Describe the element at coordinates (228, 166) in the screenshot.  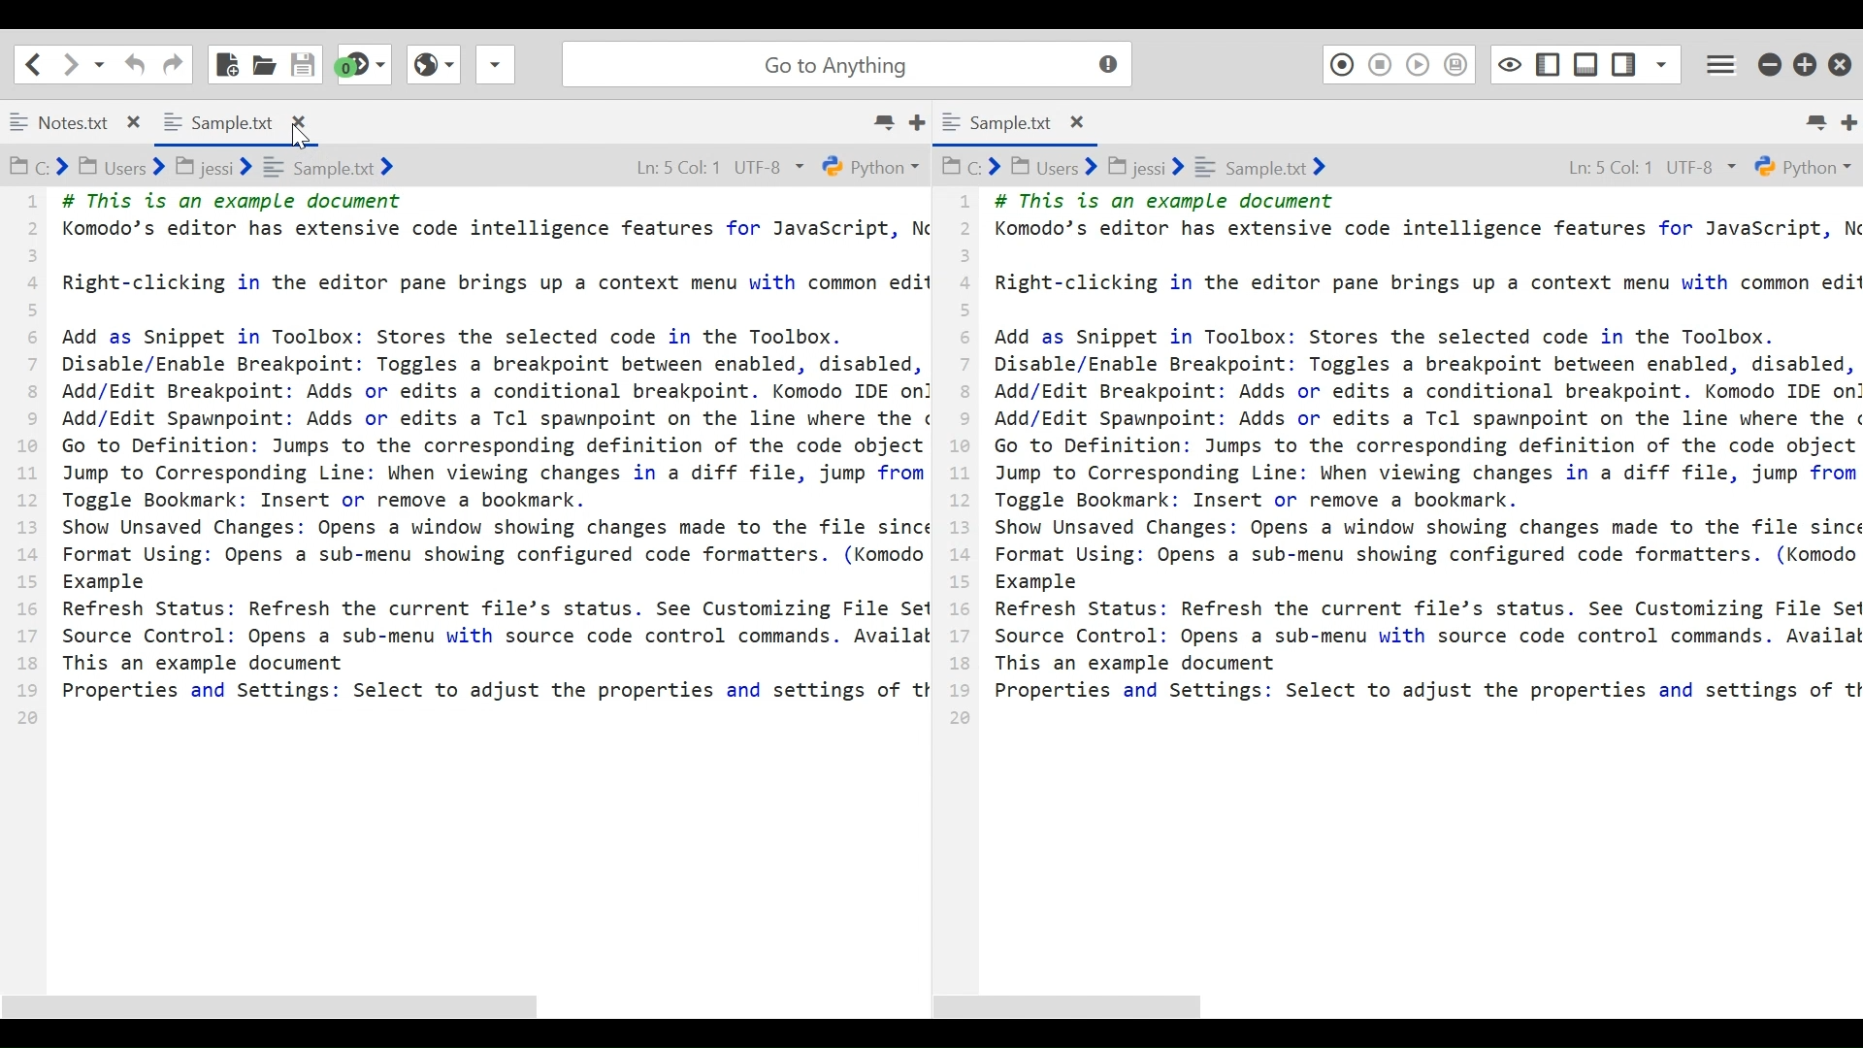
I see `C:> Users> jessi> sample.txt>` at that location.